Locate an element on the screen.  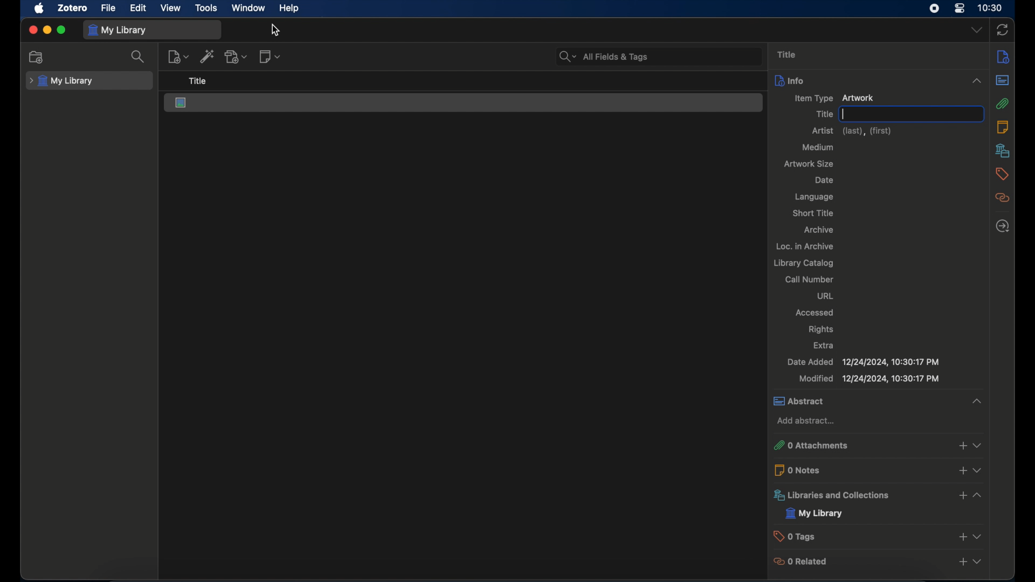
screen recorder is located at coordinates (934, 9).